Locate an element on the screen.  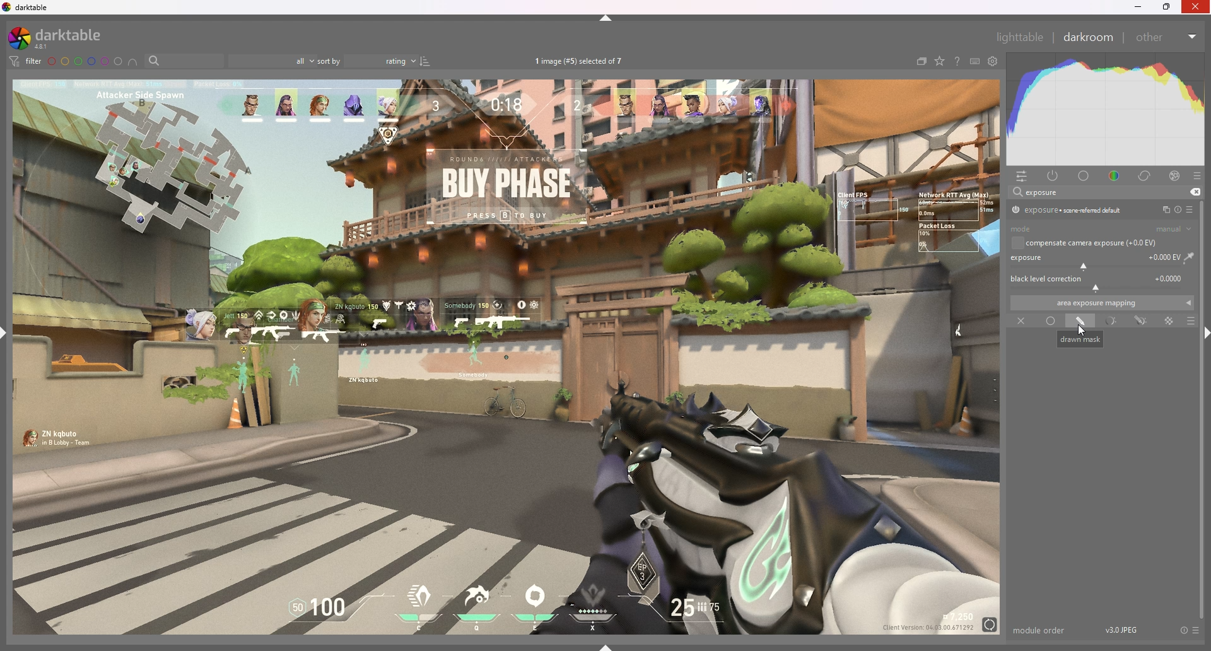
help is located at coordinates (956, 61).